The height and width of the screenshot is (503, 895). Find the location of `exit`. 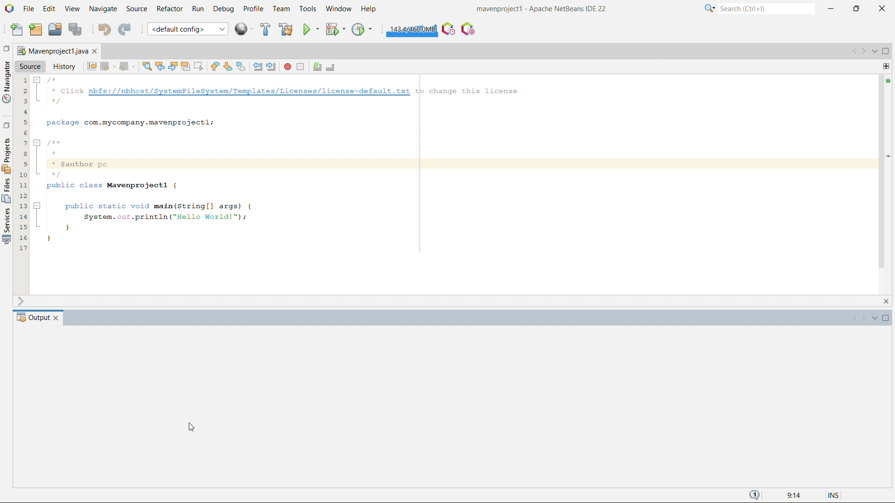

exit is located at coordinates (886, 301).